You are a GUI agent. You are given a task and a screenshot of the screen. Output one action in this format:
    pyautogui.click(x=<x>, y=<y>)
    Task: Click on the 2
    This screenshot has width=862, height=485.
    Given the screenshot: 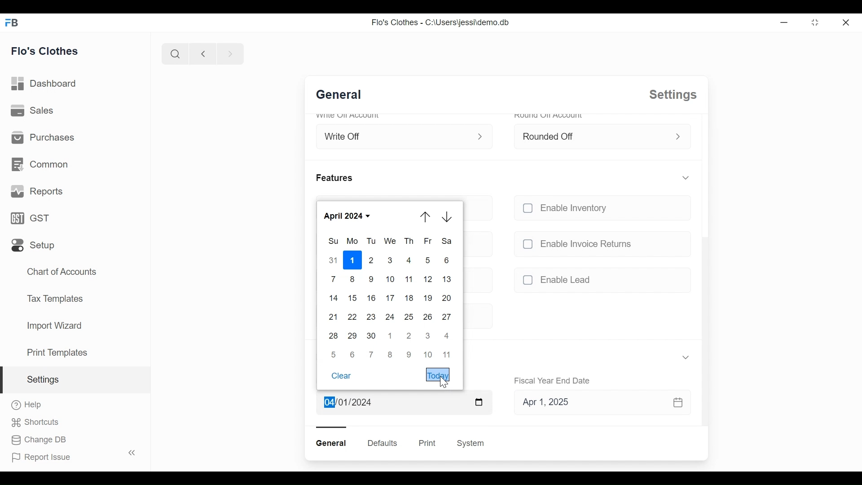 What is the action you would take?
    pyautogui.click(x=372, y=261)
    